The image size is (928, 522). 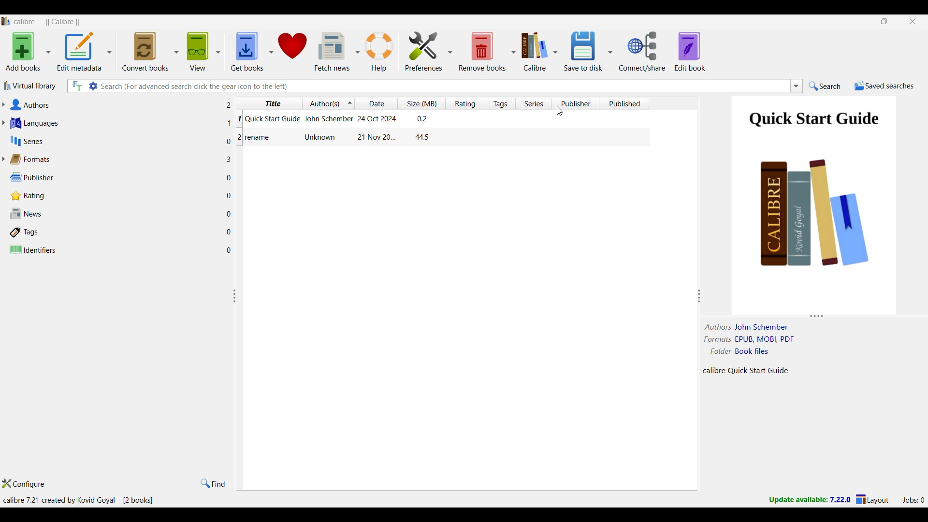 What do you see at coordinates (113, 177) in the screenshot?
I see `Publisher` at bounding box center [113, 177].